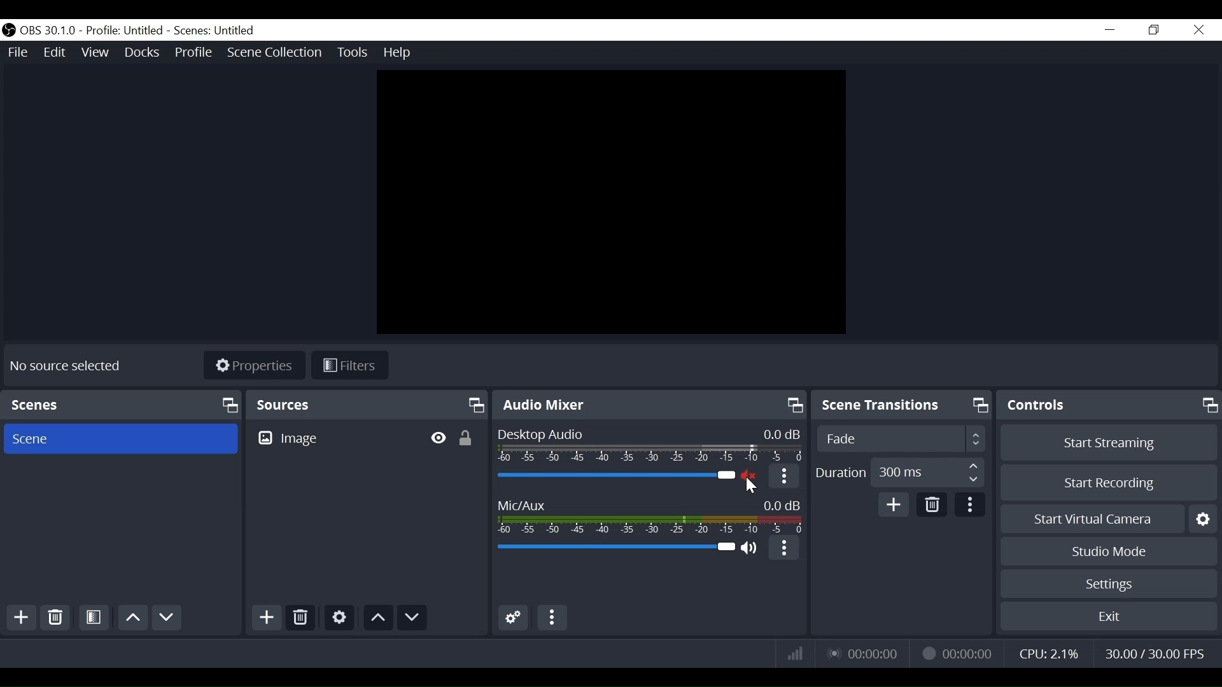  What do you see at coordinates (193, 53) in the screenshot?
I see `Profile` at bounding box center [193, 53].